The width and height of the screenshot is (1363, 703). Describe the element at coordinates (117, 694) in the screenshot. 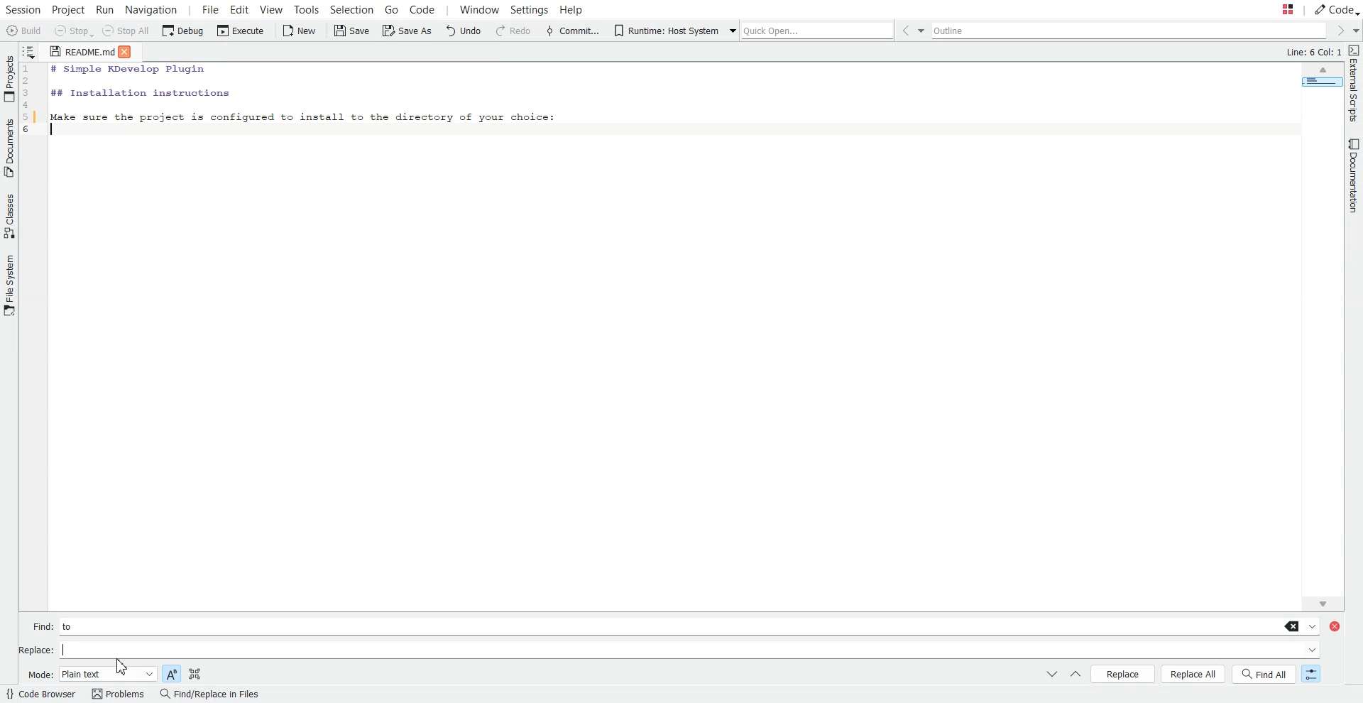

I see `Problems` at that location.